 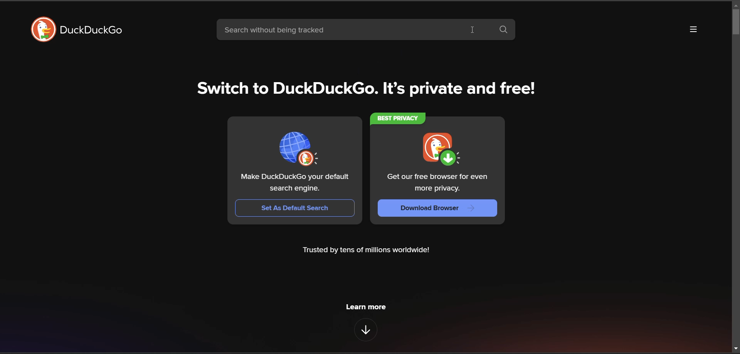 What do you see at coordinates (81, 30) in the screenshot?
I see `logo and title` at bounding box center [81, 30].